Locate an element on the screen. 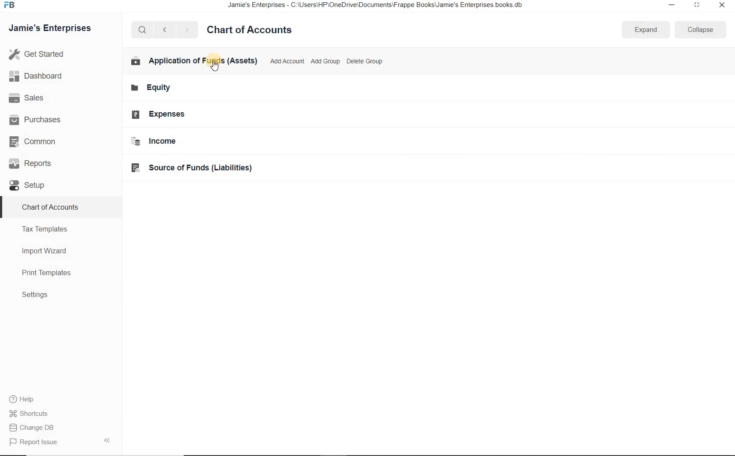  Purchases is located at coordinates (39, 119).